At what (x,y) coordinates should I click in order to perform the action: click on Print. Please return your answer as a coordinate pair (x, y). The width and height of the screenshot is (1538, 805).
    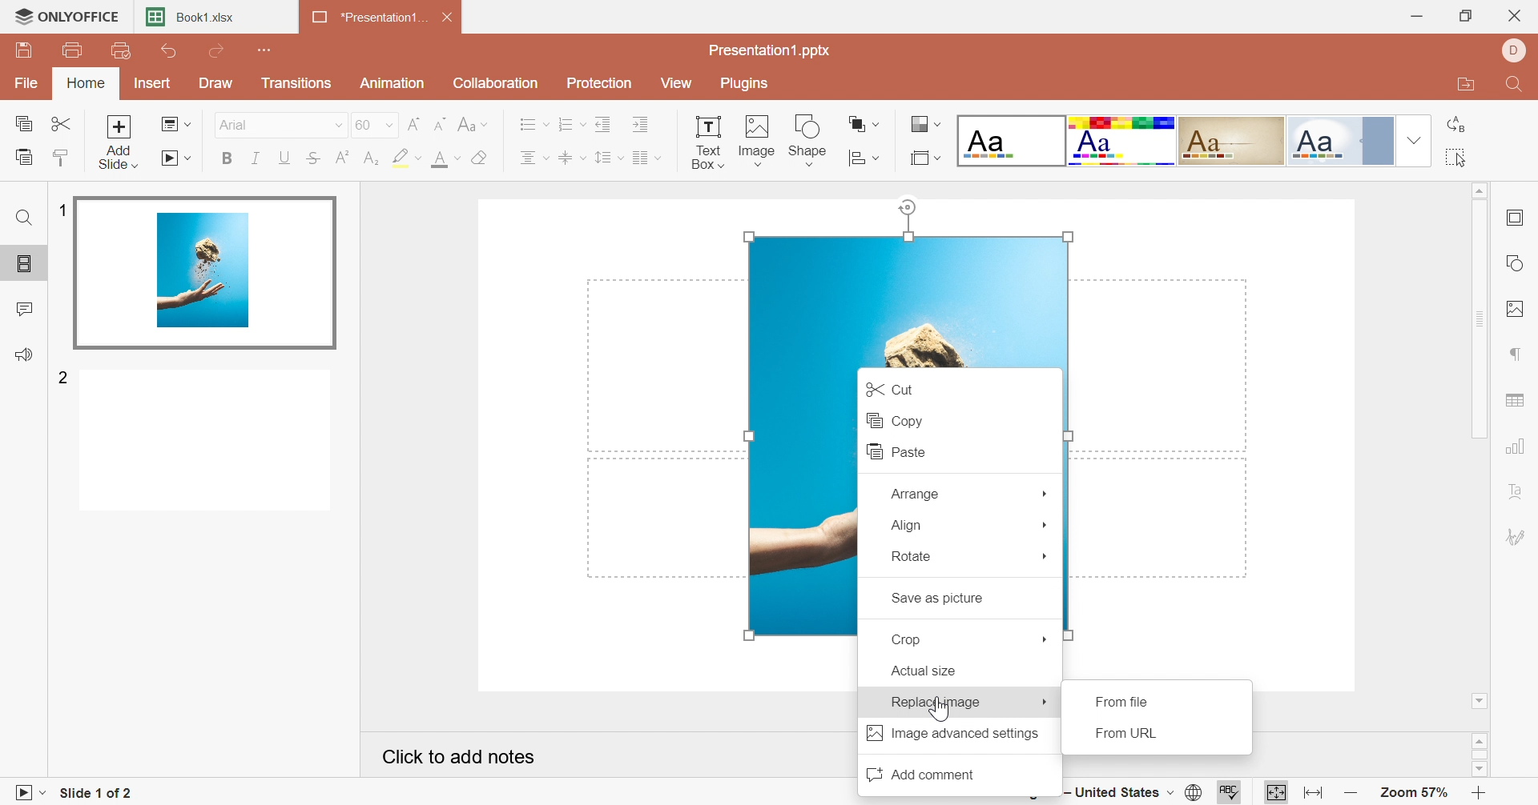
    Looking at the image, I should click on (73, 50).